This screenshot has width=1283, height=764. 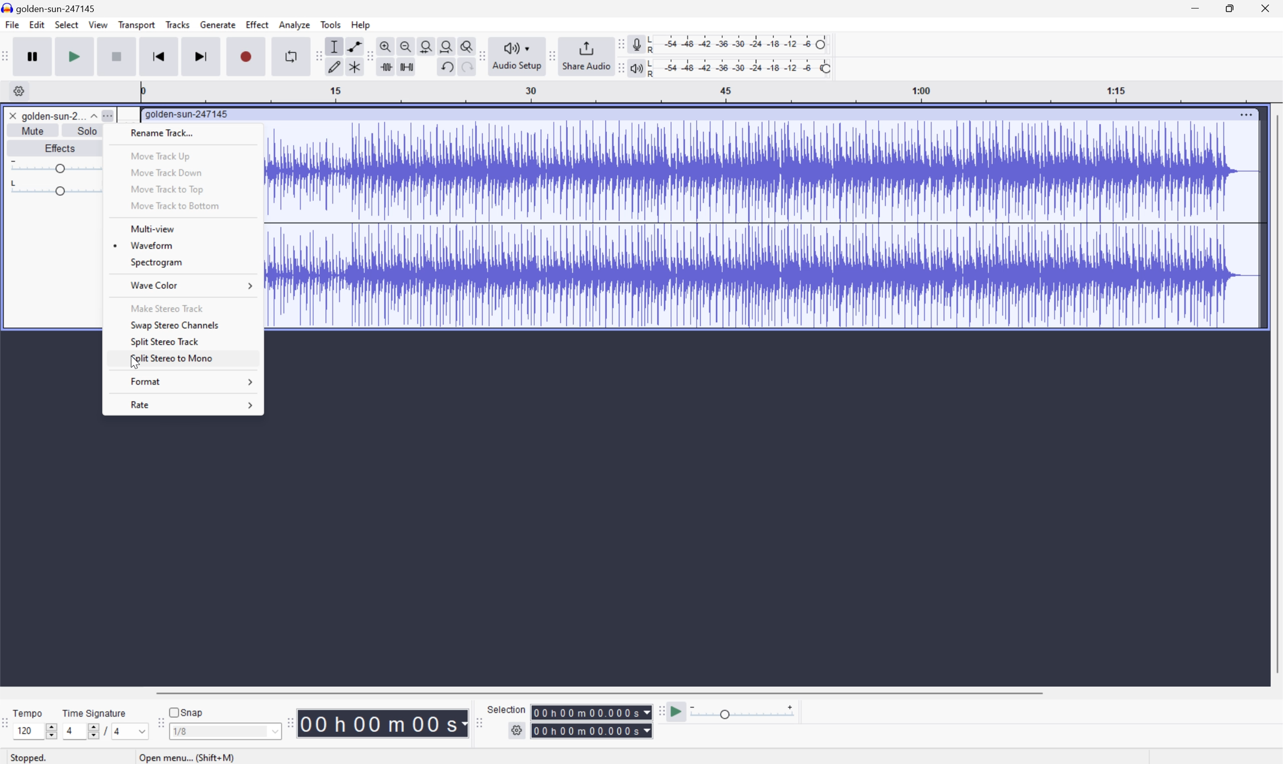 I want to click on Restore Down, so click(x=1229, y=8).